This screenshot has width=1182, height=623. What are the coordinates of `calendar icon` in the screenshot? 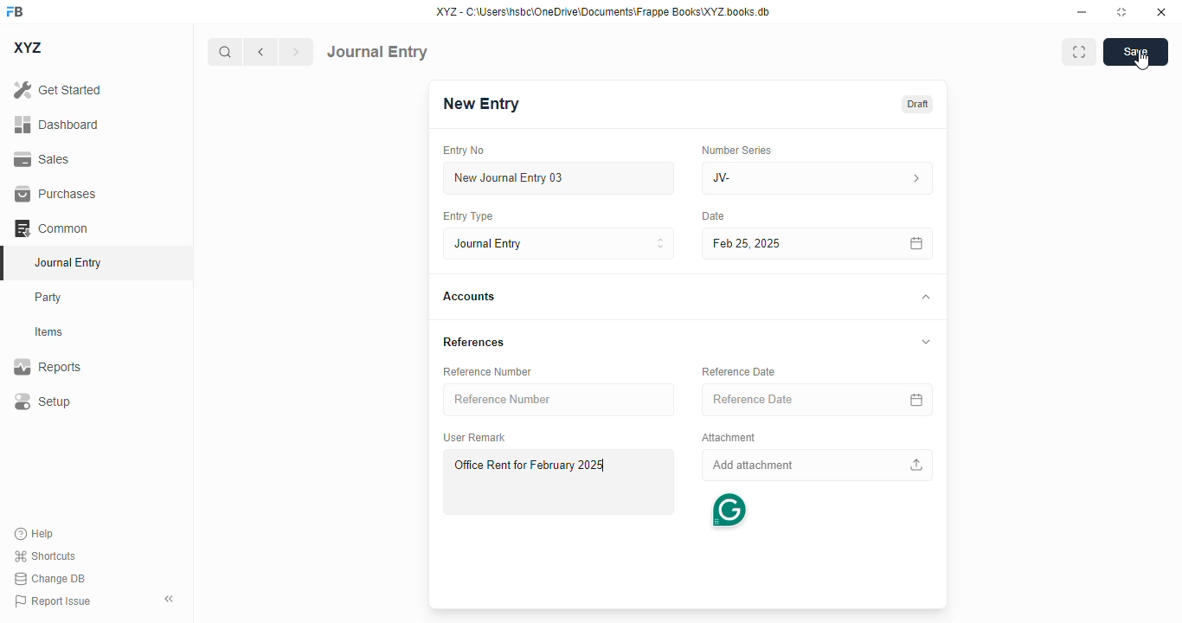 It's located at (917, 401).